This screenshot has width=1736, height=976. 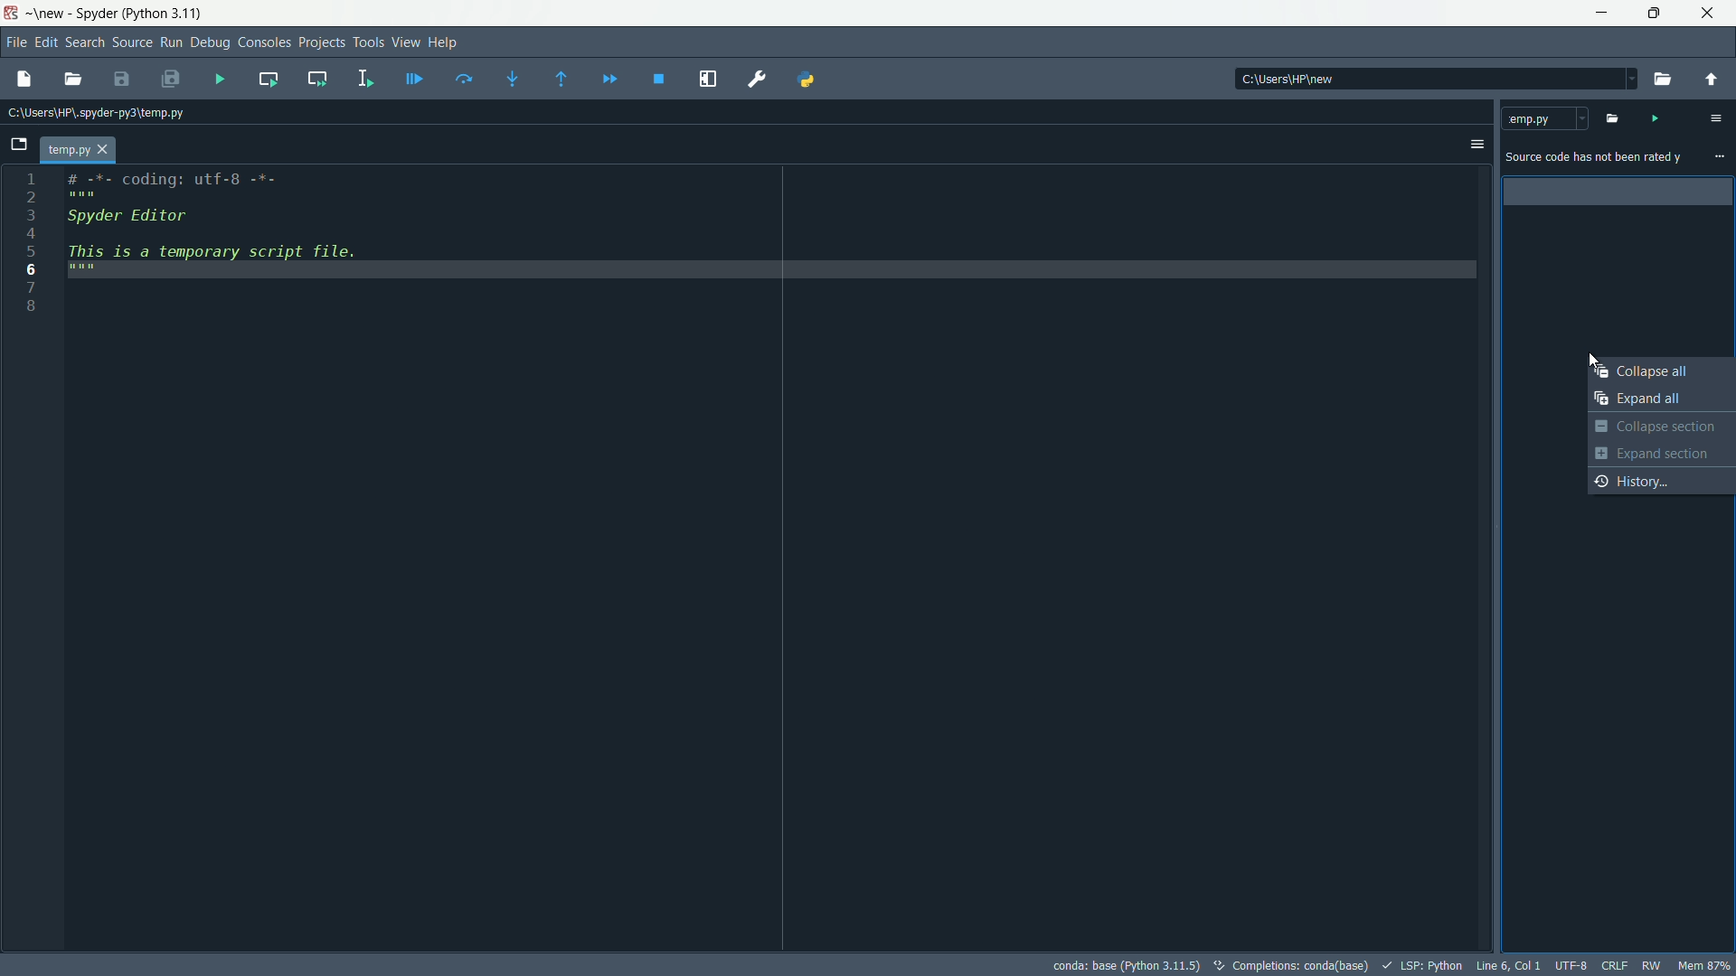 I want to click on browse directory, so click(x=1661, y=80).